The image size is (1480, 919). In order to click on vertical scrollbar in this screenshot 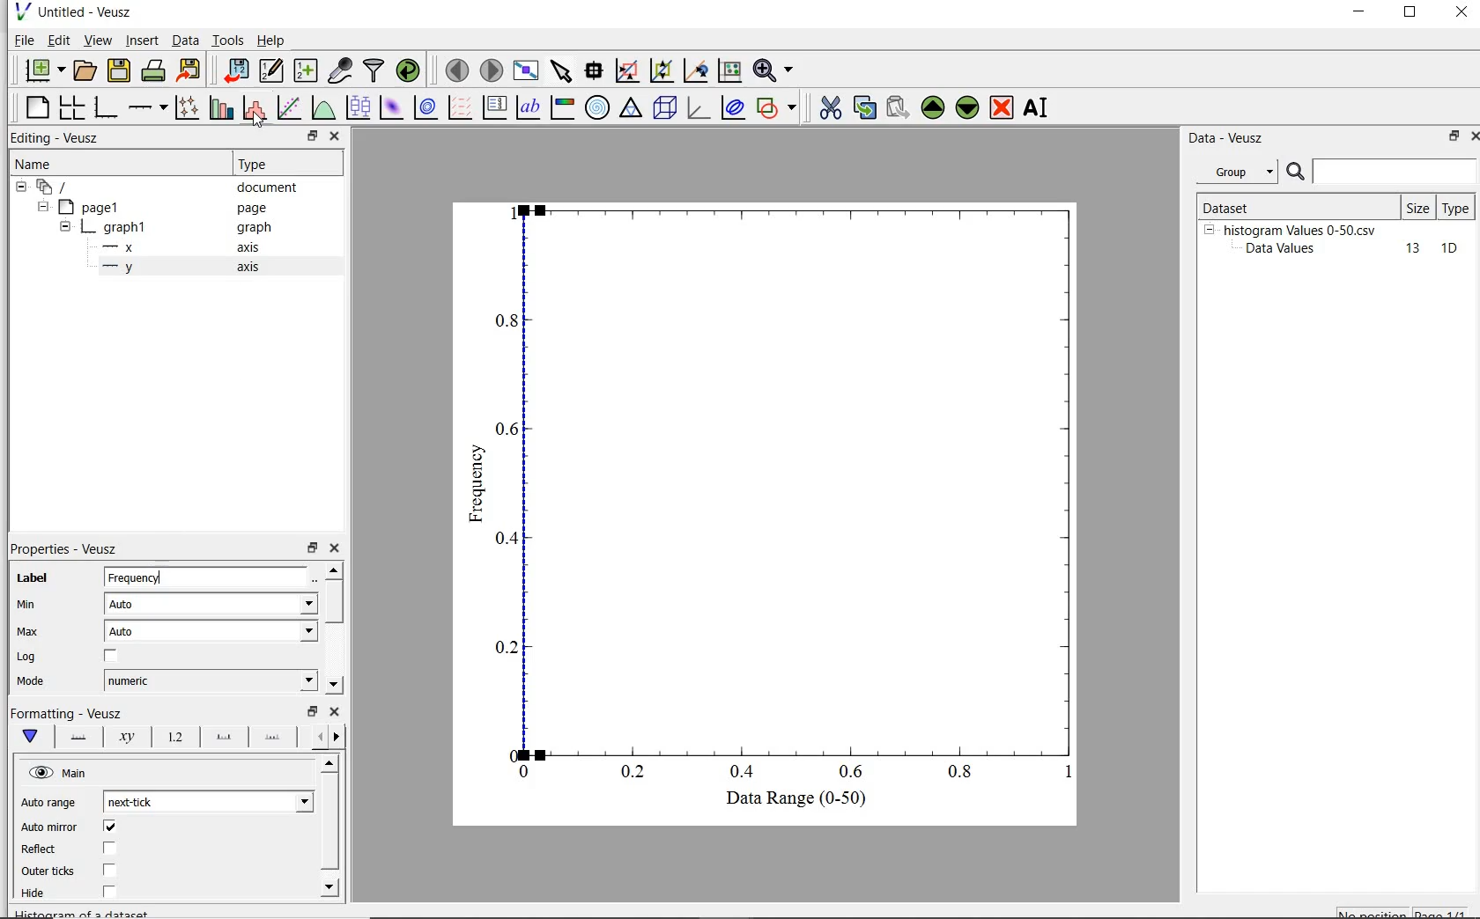, I will do `click(329, 822)`.